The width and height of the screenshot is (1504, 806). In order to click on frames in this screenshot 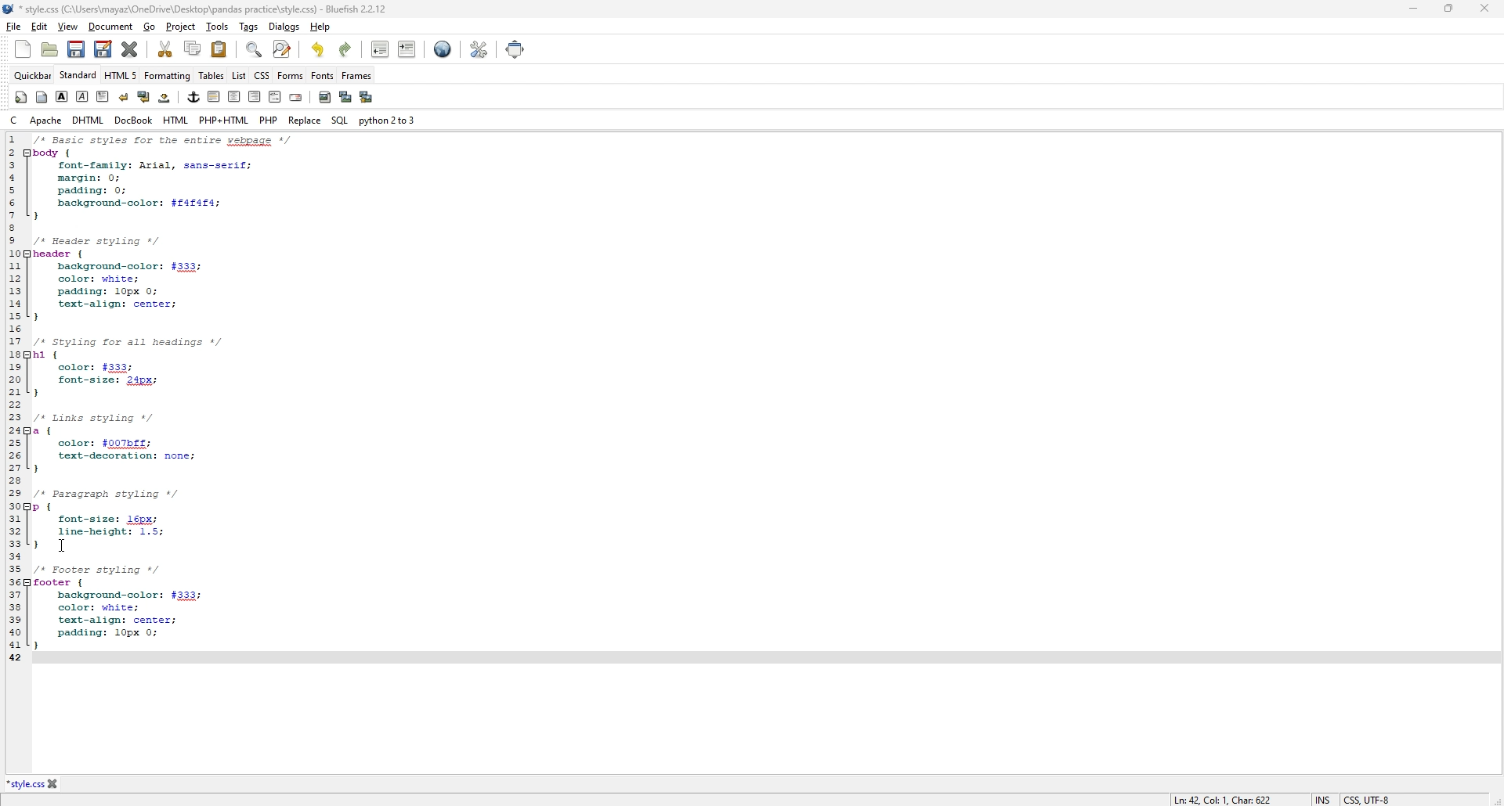, I will do `click(357, 75)`.